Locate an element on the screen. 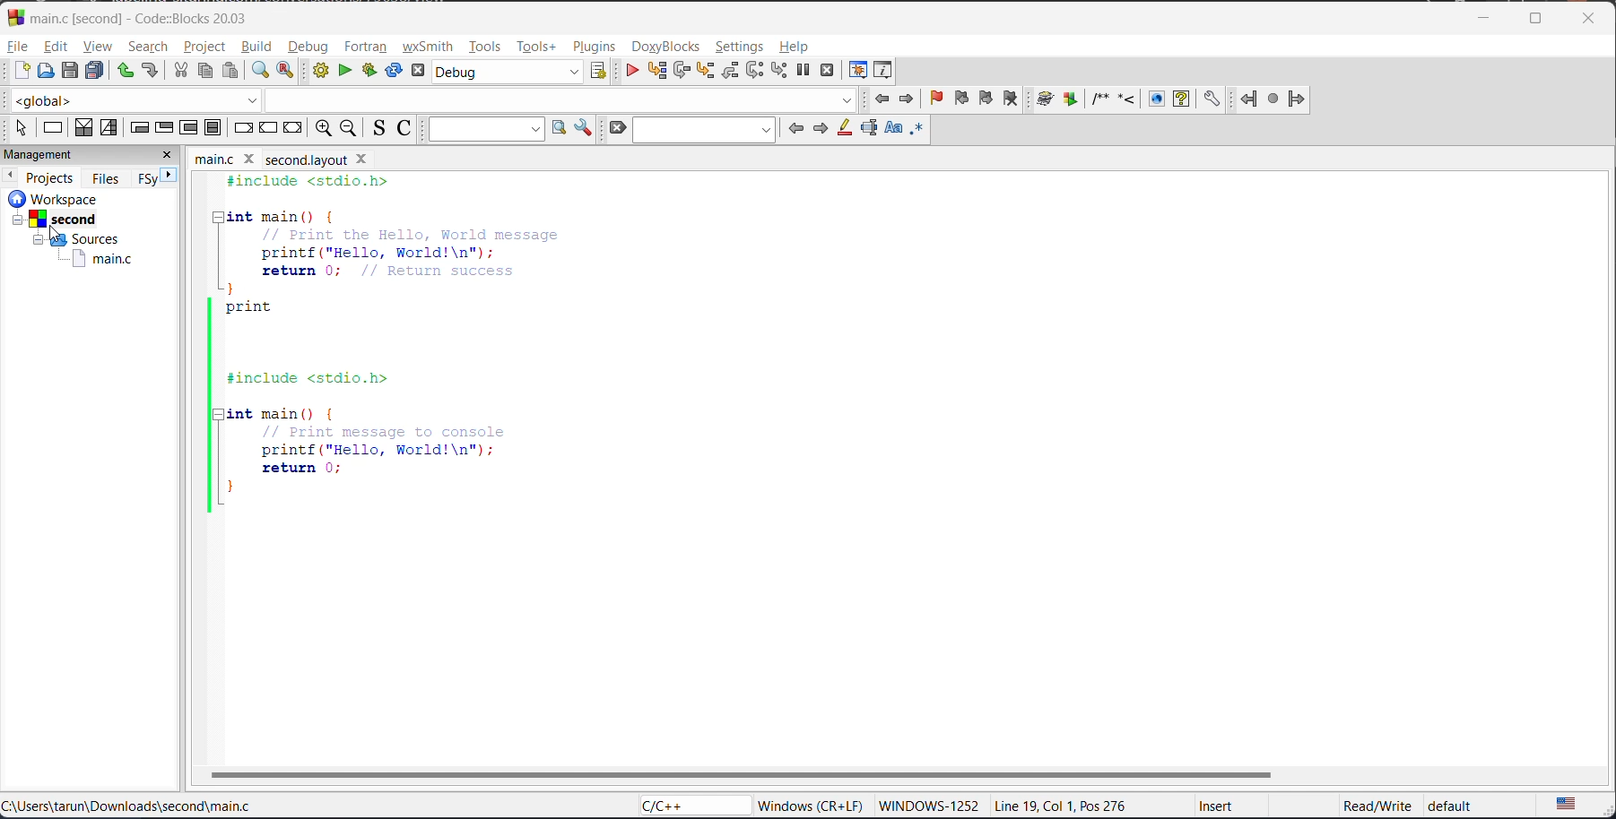  toggle bookmark is located at coordinates (933, 98).